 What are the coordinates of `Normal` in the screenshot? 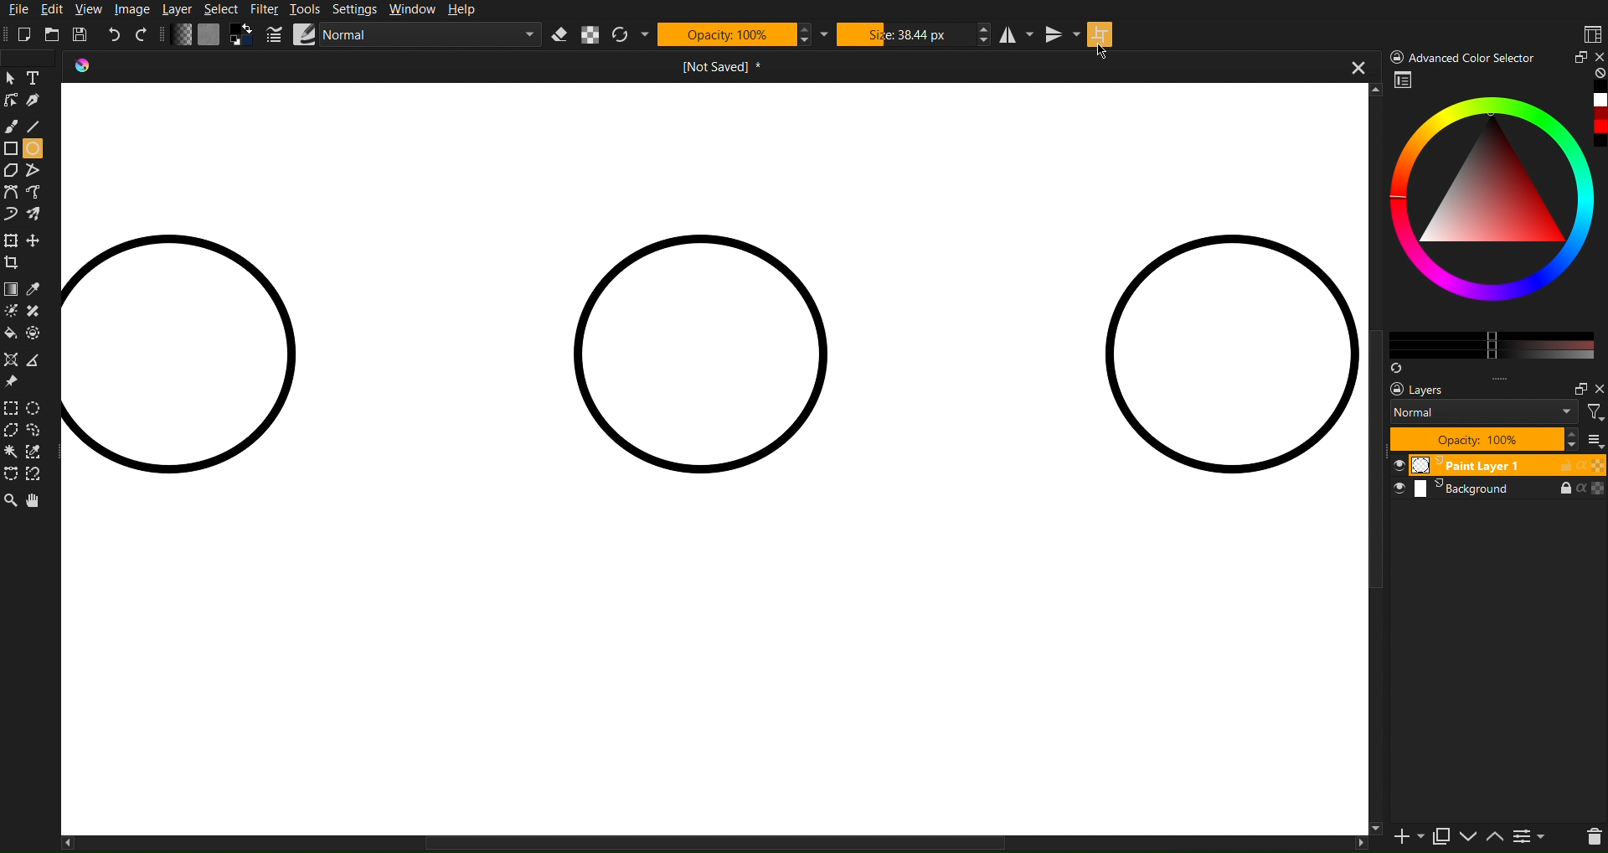 It's located at (1485, 411).